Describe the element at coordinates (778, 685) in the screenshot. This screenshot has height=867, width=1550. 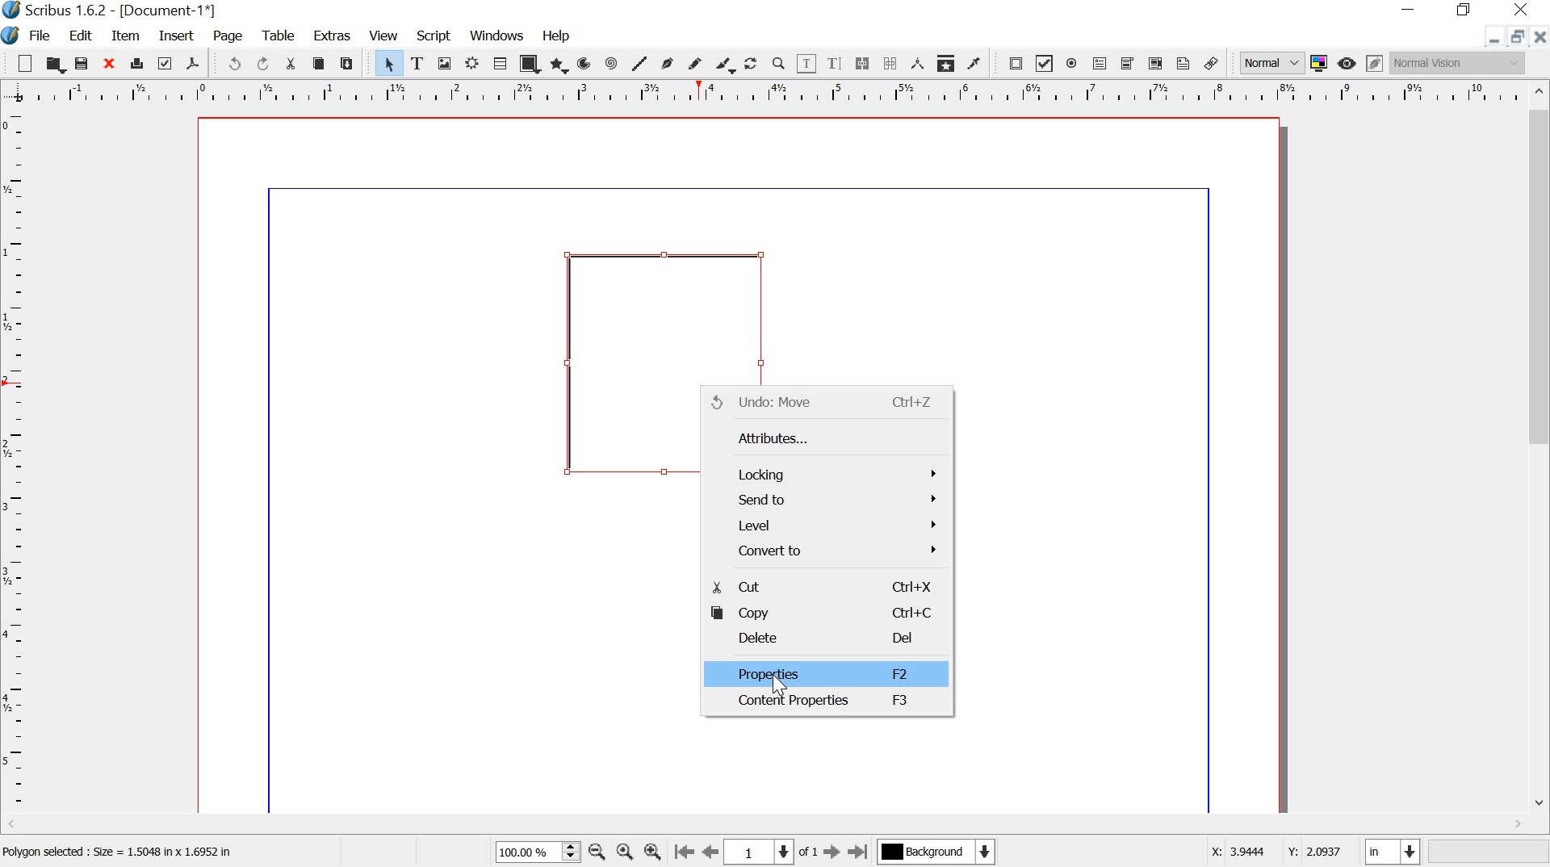
I see `cursor` at that location.